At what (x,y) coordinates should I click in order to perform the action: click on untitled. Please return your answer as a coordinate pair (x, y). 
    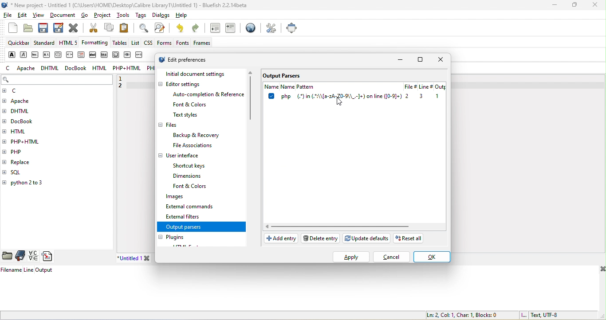
    Looking at the image, I should click on (141, 258).